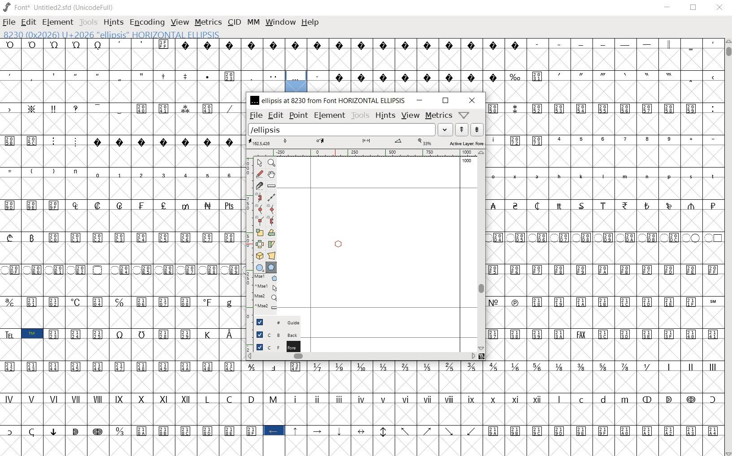 The height and width of the screenshot is (456, 732). I want to click on FONT*UNTITLED2.SFD (UNICODEFULL), so click(60, 6).